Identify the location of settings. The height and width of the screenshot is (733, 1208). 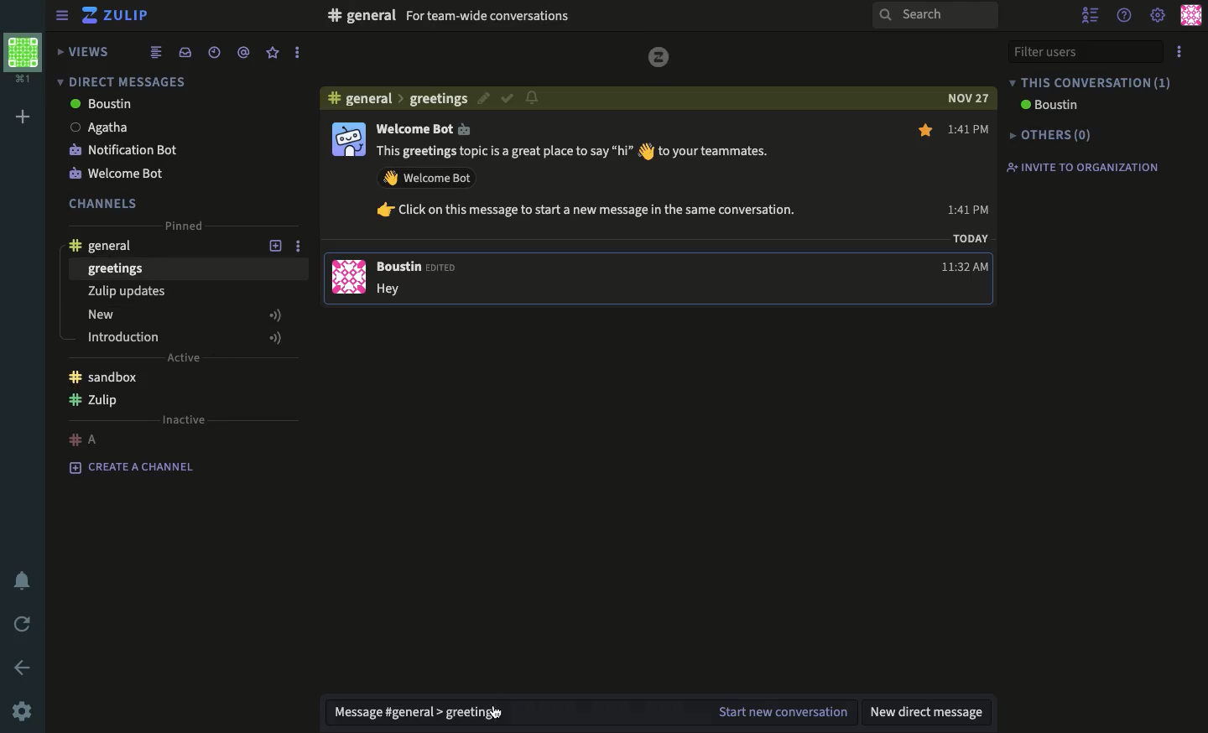
(1159, 17).